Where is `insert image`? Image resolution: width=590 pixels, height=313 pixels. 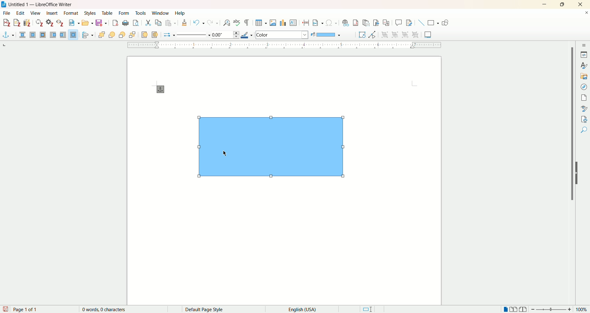 insert image is located at coordinates (274, 23).